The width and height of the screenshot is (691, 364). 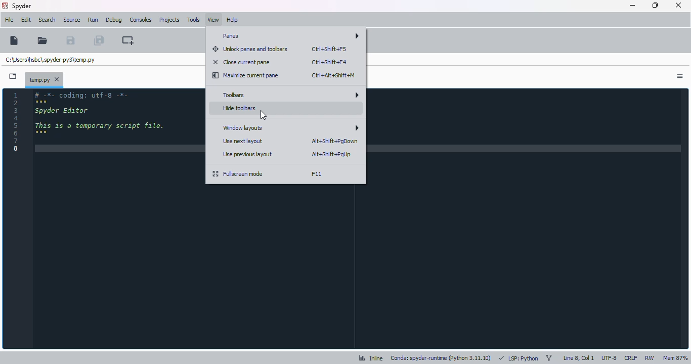 What do you see at coordinates (332, 155) in the screenshot?
I see `shortcut for use previous layout` at bounding box center [332, 155].